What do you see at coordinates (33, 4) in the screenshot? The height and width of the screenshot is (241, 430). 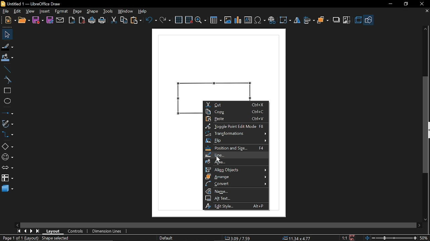 I see `Untitled 1 - LibreOffice Draw` at bounding box center [33, 4].